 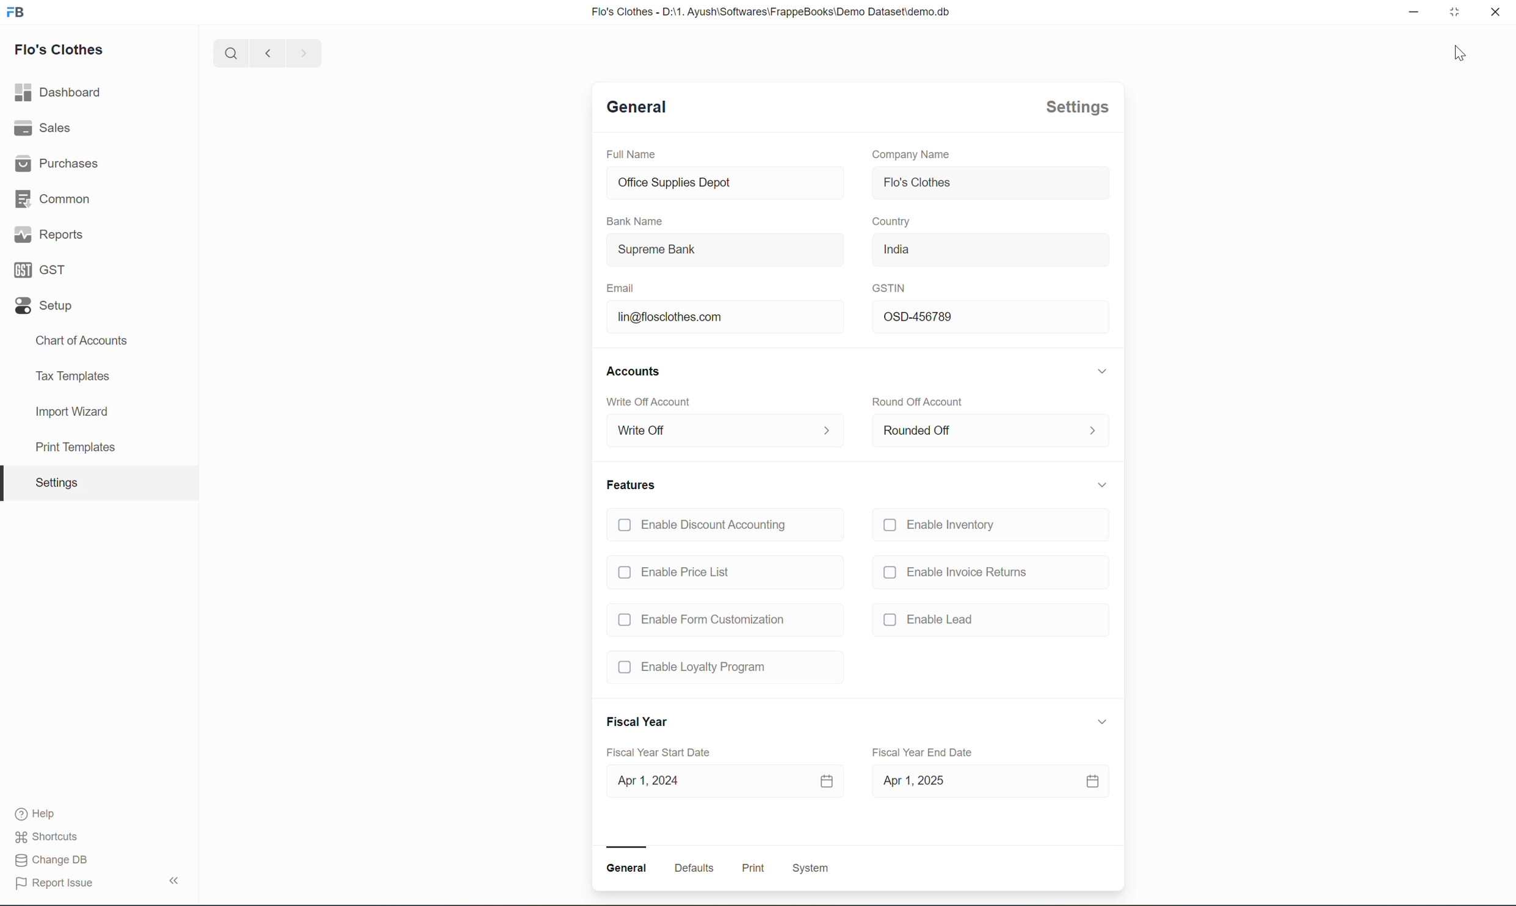 What do you see at coordinates (622, 288) in the screenshot?
I see `Email` at bounding box center [622, 288].